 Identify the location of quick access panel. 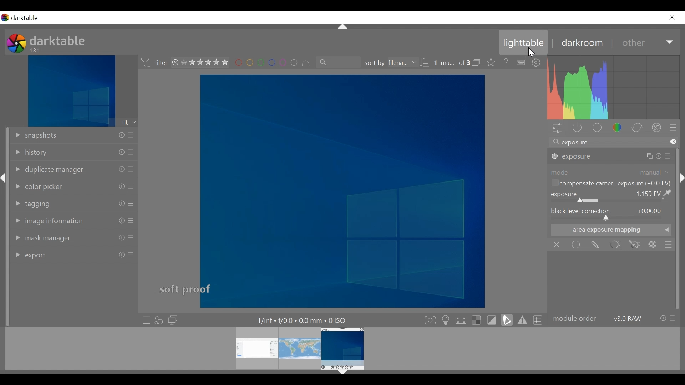
(558, 128).